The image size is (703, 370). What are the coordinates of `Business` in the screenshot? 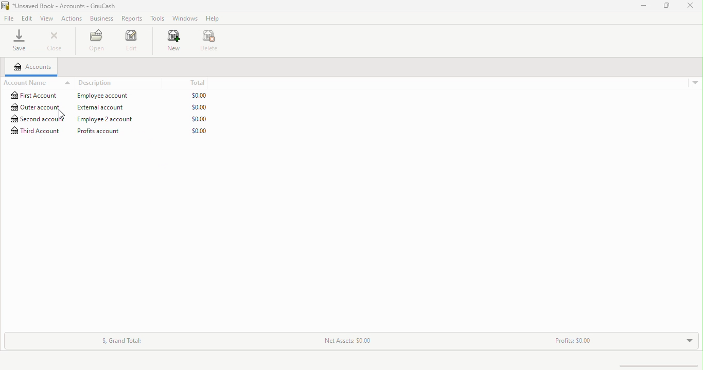 It's located at (100, 18).